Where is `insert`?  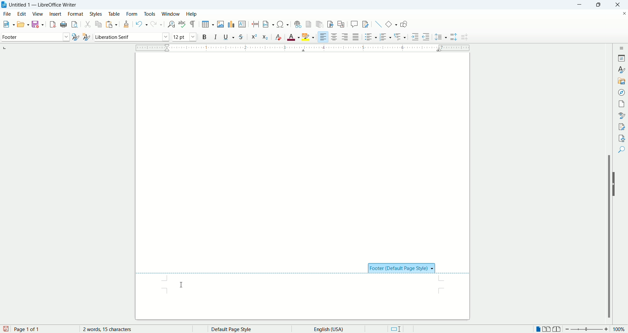
insert is located at coordinates (55, 14).